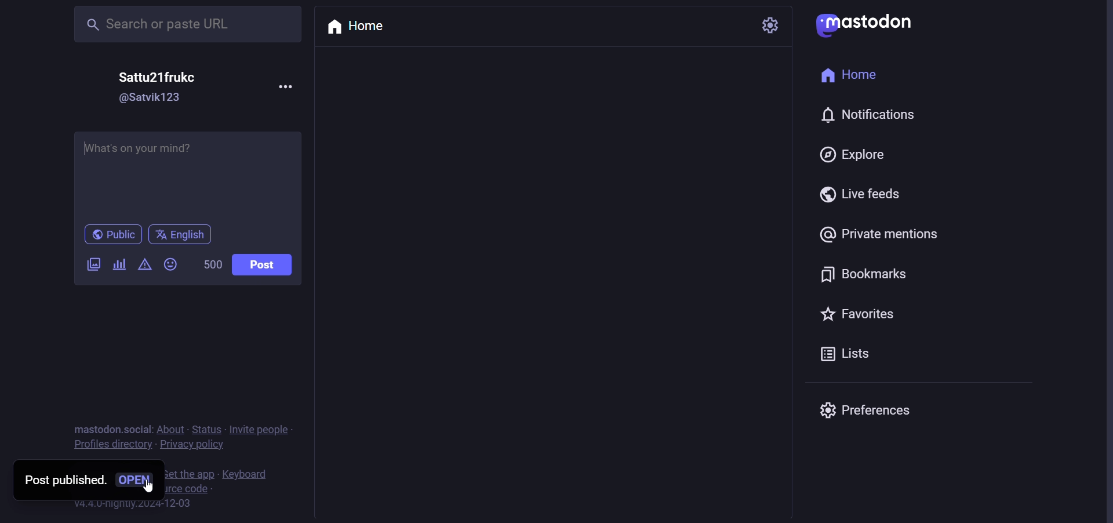  Describe the element at coordinates (263, 266) in the screenshot. I see `post` at that location.